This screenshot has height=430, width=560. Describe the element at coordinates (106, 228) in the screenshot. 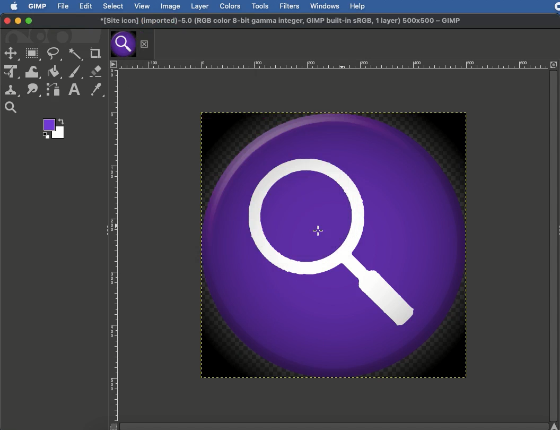

I see `Collapse` at that location.